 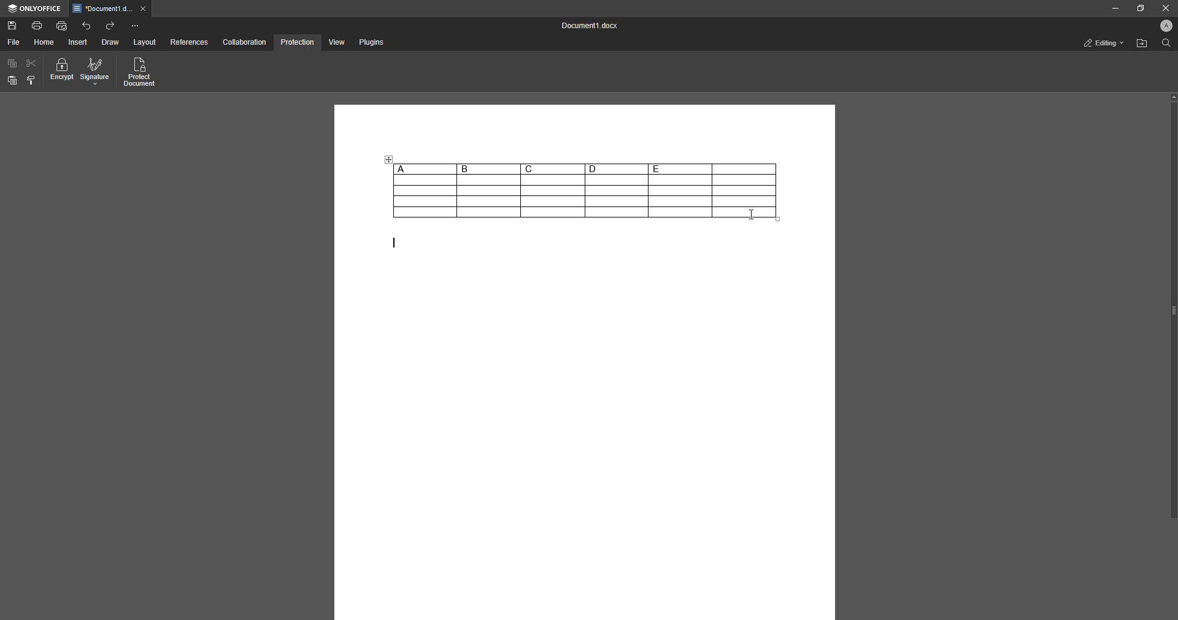 What do you see at coordinates (297, 42) in the screenshot?
I see `Protection` at bounding box center [297, 42].